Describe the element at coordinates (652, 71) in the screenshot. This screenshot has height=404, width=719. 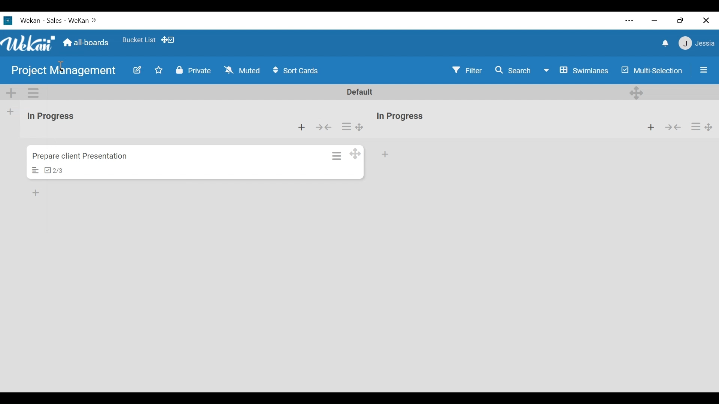
I see `Multi Selection` at that location.